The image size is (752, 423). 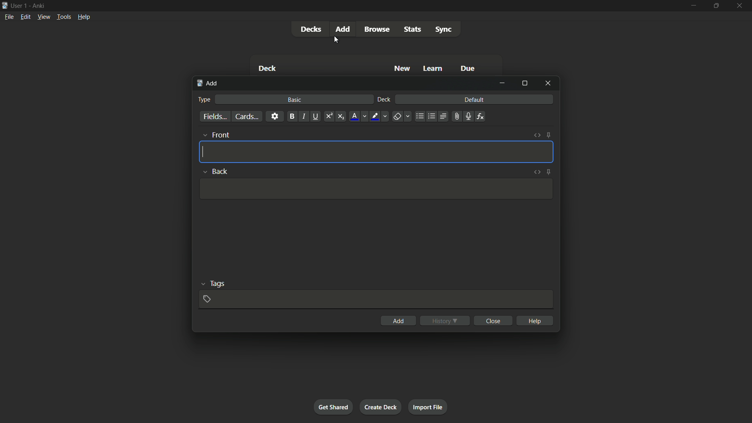 What do you see at coordinates (63, 16) in the screenshot?
I see `tools menu` at bounding box center [63, 16].